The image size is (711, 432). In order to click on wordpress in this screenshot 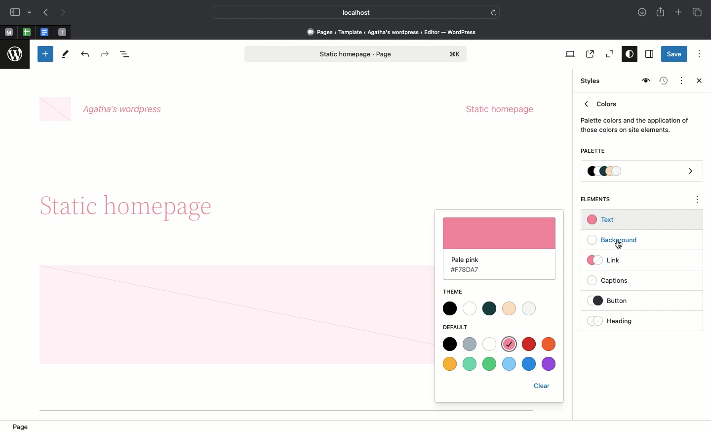, I will do `click(15, 54)`.